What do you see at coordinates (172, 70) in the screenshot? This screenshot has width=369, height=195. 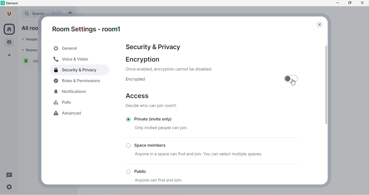 I see `text on encryption` at bounding box center [172, 70].